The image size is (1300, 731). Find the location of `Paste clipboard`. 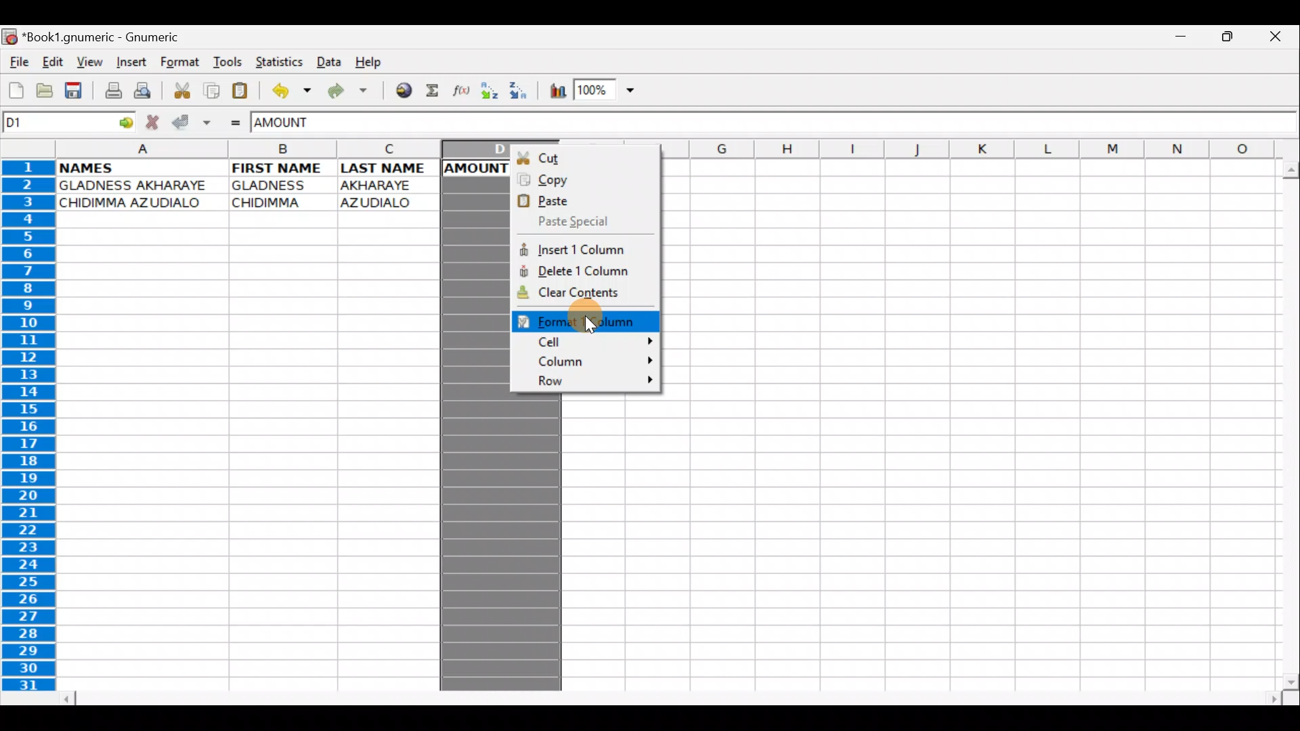

Paste clipboard is located at coordinates (242, 89).